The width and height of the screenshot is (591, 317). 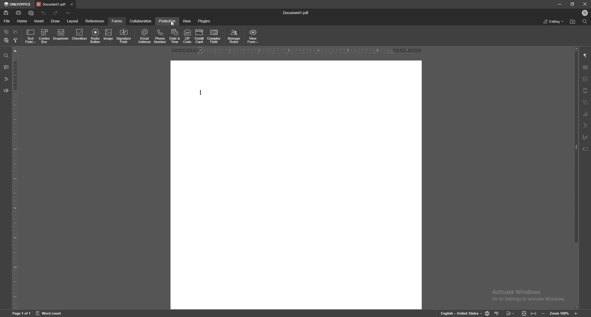 What do you see at coordinates (175, 36) in the screenshot?
I see `date and time` at bounding box center [175, 36].